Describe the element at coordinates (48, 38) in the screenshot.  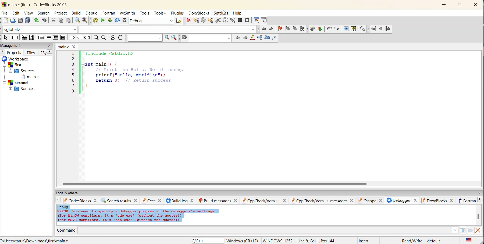
I see `exit condition loop` at that location.